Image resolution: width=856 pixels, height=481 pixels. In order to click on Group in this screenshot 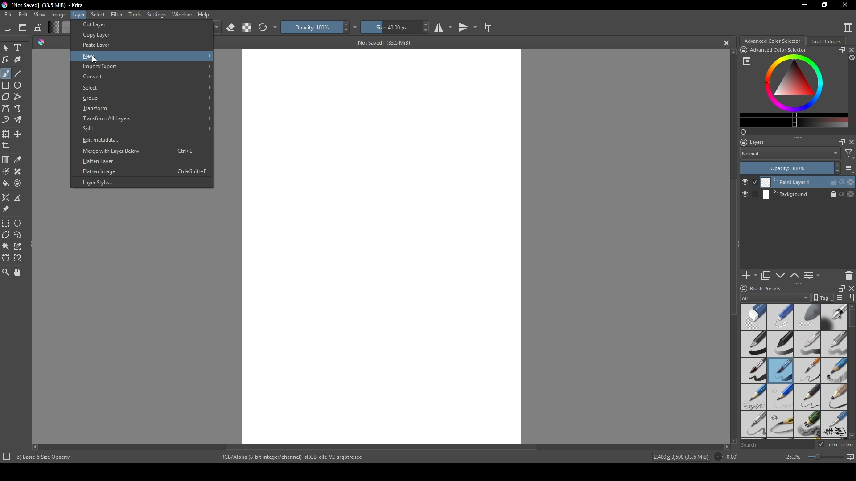, I will do `click(144, 99)`.